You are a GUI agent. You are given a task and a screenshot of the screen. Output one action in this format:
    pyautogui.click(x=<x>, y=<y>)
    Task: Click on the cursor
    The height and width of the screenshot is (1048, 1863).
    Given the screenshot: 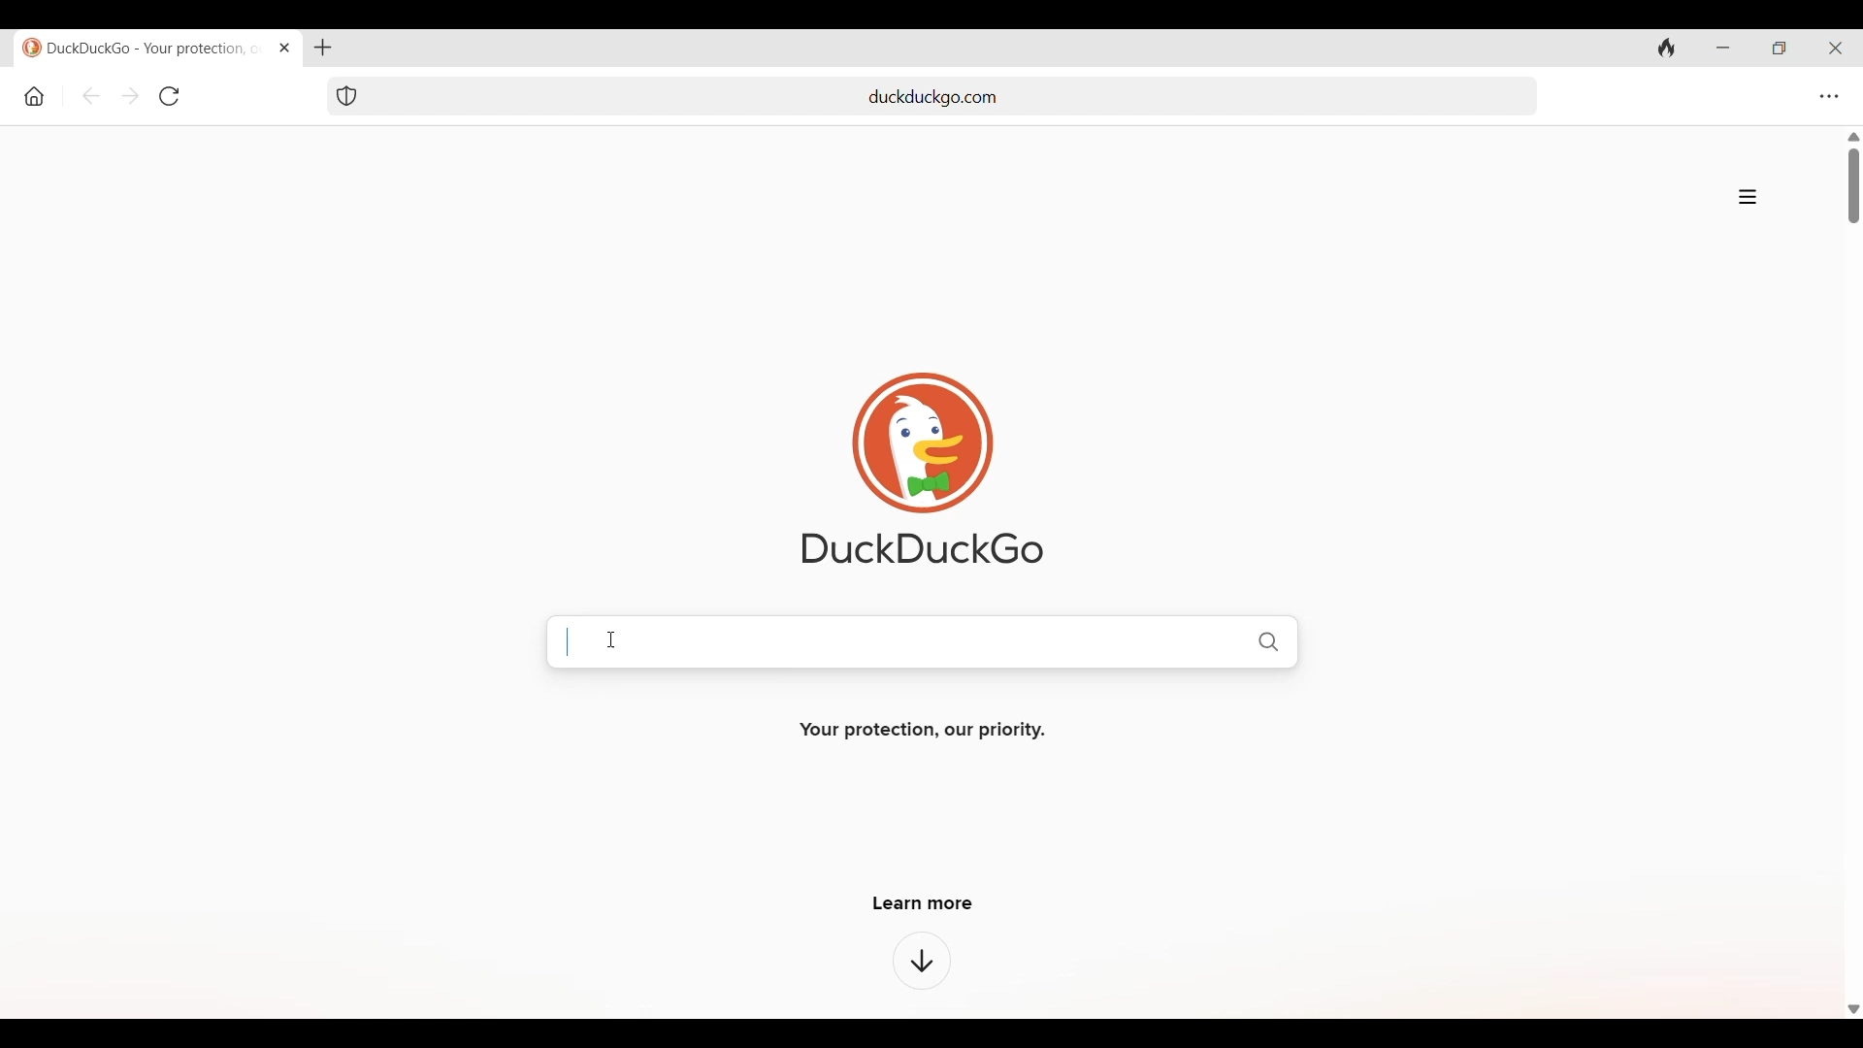 What is the action you would take?
    pyautogui.click(x=607, y=639)
    